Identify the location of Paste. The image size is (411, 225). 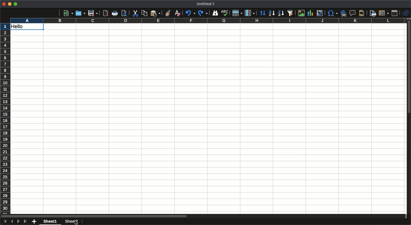
(155, 13).